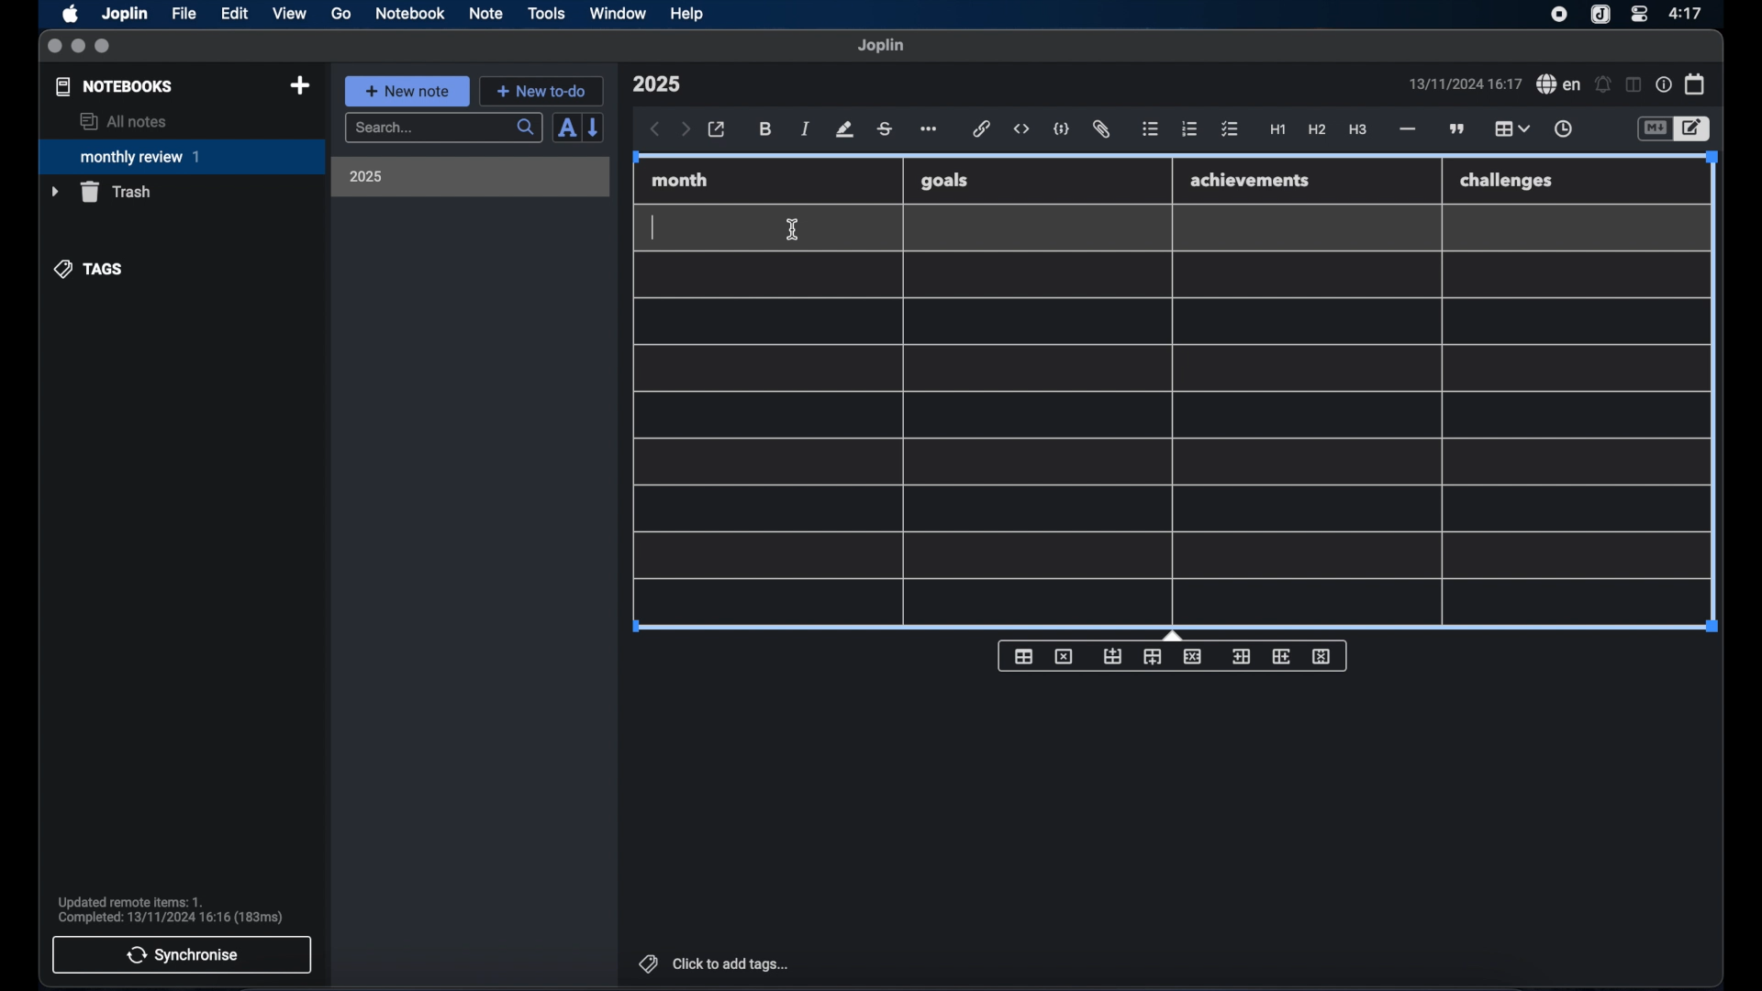  What do you see at coordinates (1153, 657) in the screenshot?
I see `insert row after` at bounding box center [1153, 657].